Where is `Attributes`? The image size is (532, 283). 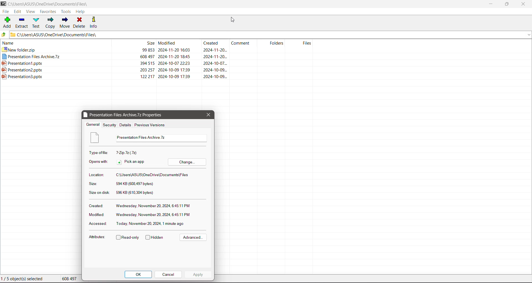 Attributes is located at coordinates (97, 237).